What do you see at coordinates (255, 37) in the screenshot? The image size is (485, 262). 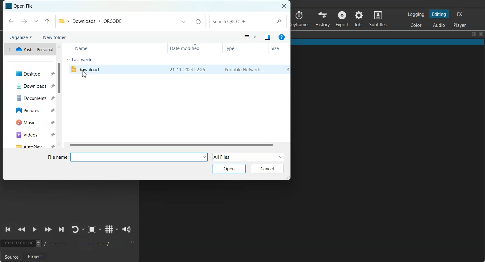 I see `More Option` at bounding box center [255, 37].